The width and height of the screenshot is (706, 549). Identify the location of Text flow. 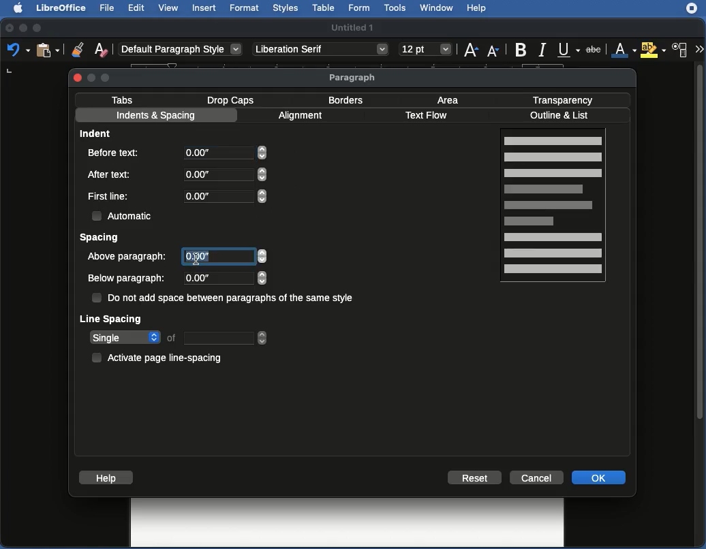
(426, 116).